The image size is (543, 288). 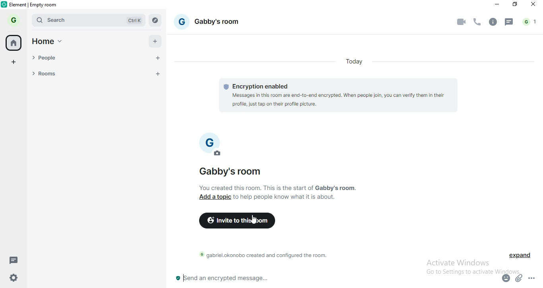 I want to click on notification, so click(x=530, y=22).